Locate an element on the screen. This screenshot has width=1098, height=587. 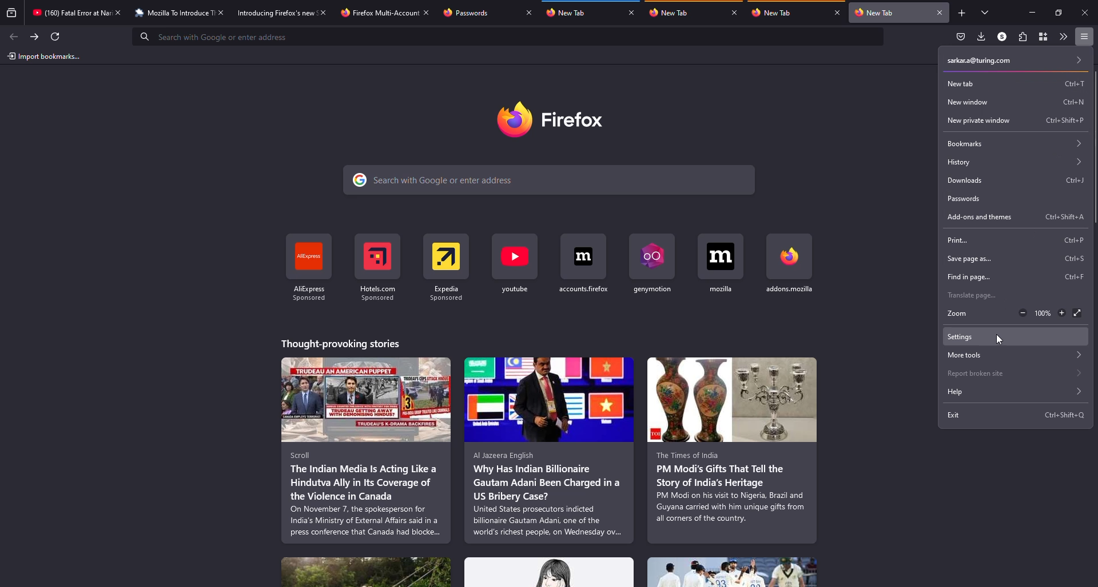
close is located at coordinates (836, 13).